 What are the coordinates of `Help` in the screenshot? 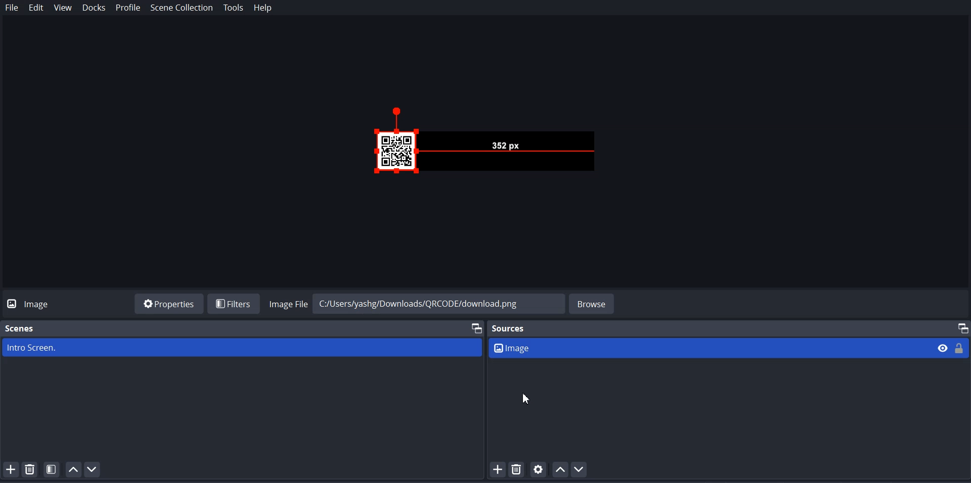 It's located at (263, 8).